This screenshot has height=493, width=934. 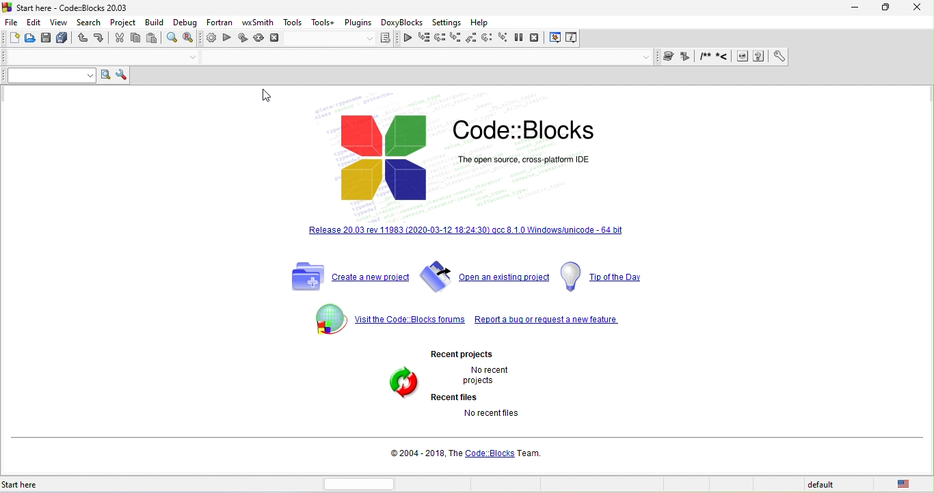 I want to click on horizontal scroll bar, so click(x=362, y=483).